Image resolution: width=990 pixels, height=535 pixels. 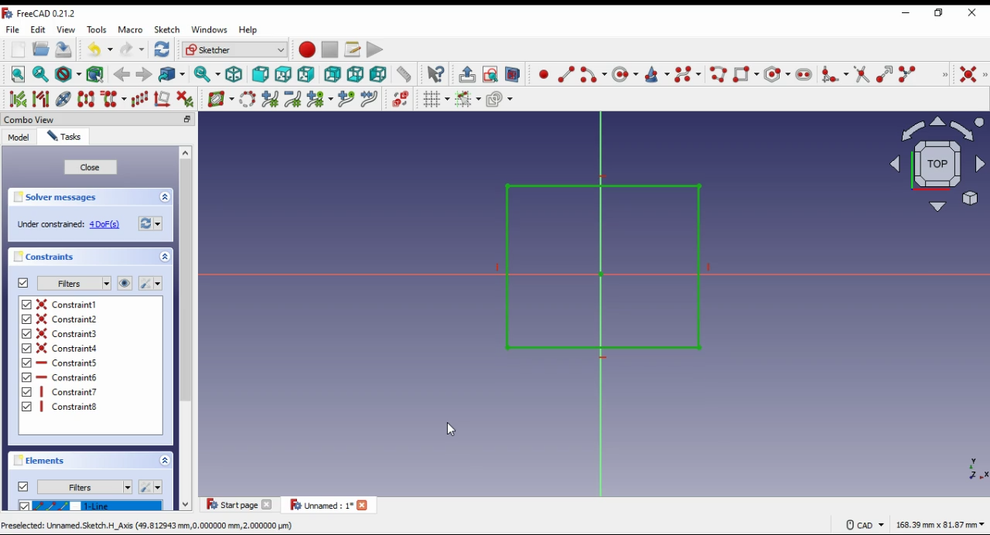 I want to click on windows, so click(x=209, y=29).